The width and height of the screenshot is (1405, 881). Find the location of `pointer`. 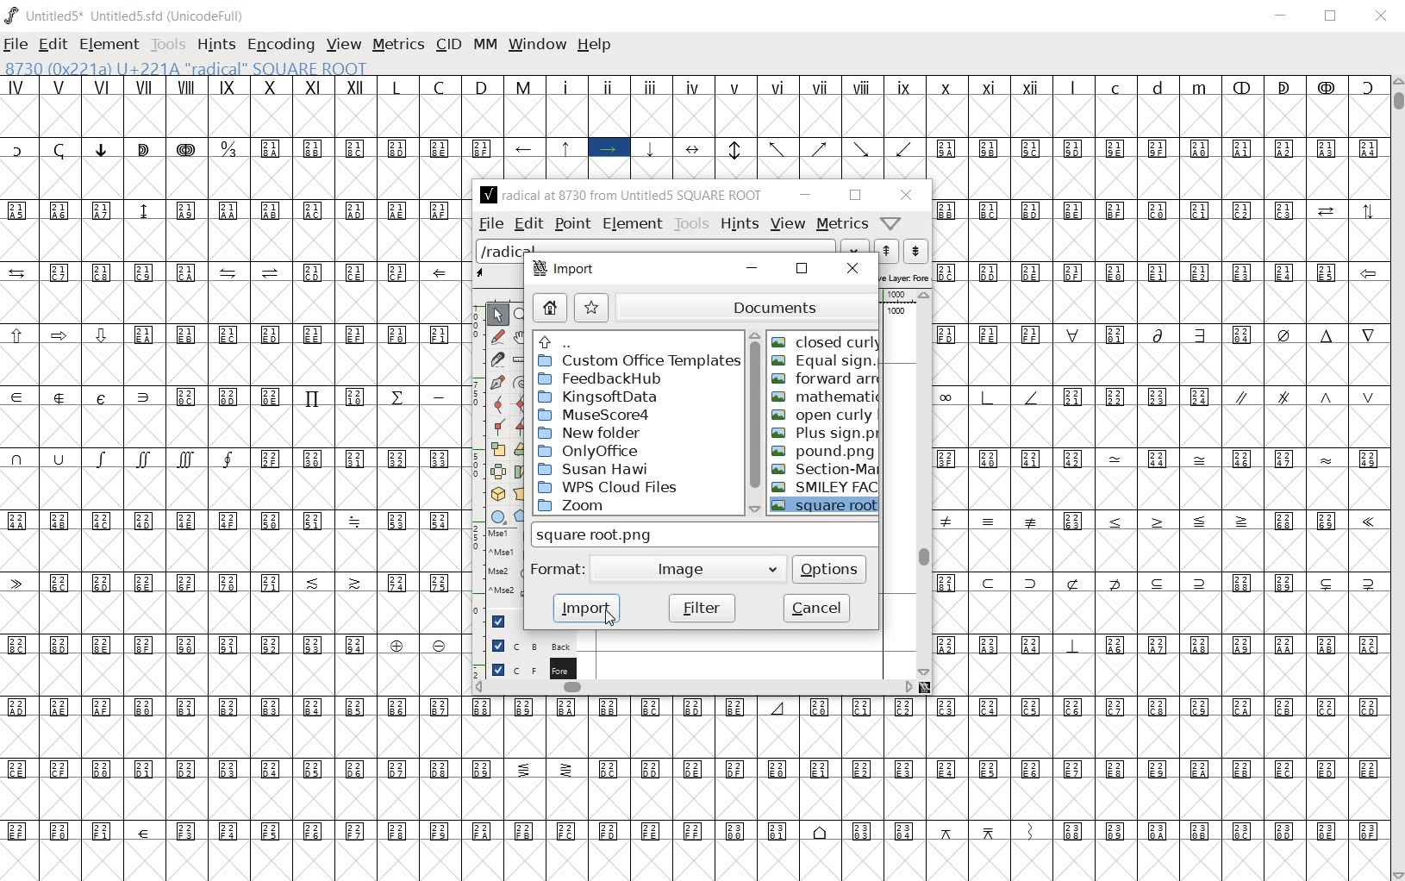

pointer is located at coordinates (499, 313).